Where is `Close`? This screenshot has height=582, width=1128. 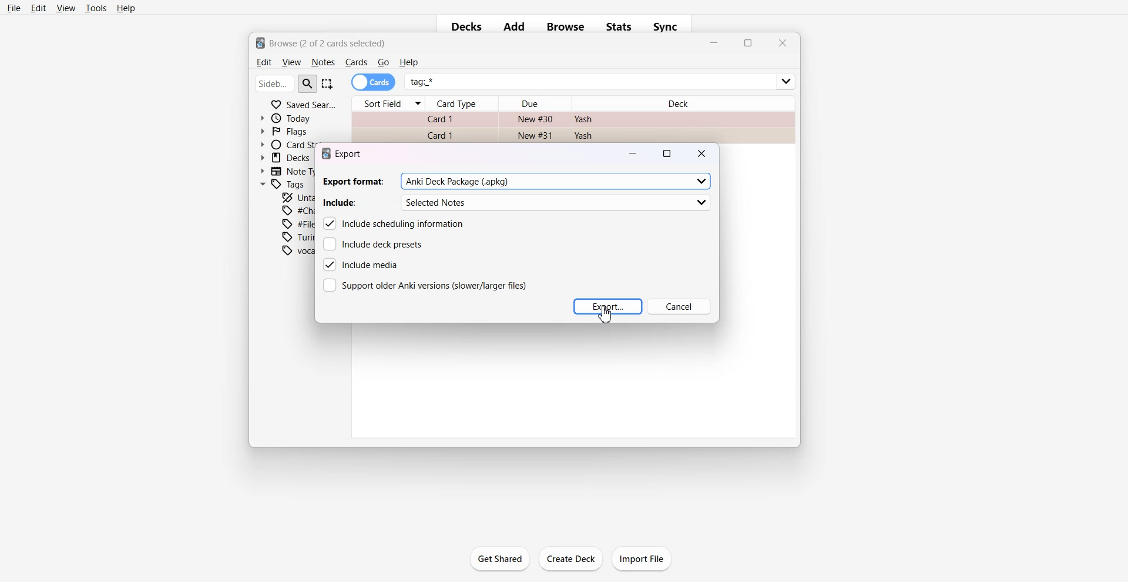 Close is located at coordinates (703, 152).